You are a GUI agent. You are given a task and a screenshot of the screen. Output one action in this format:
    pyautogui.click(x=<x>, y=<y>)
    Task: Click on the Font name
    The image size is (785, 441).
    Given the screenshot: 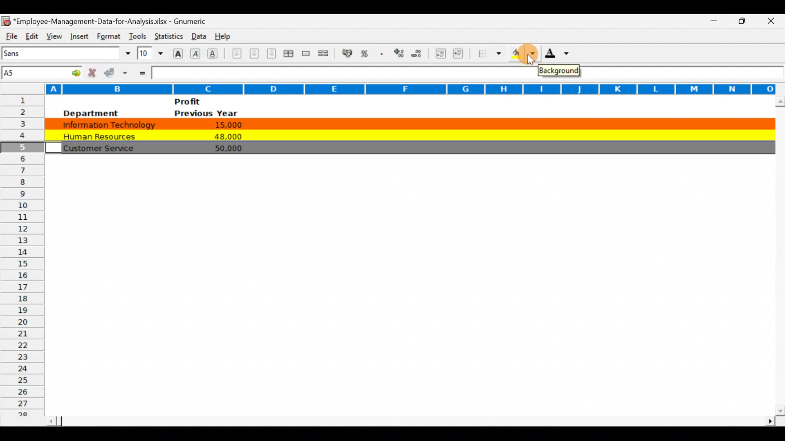 What is the action you would take?
    pyautogui.click(x=67, y=53)
    